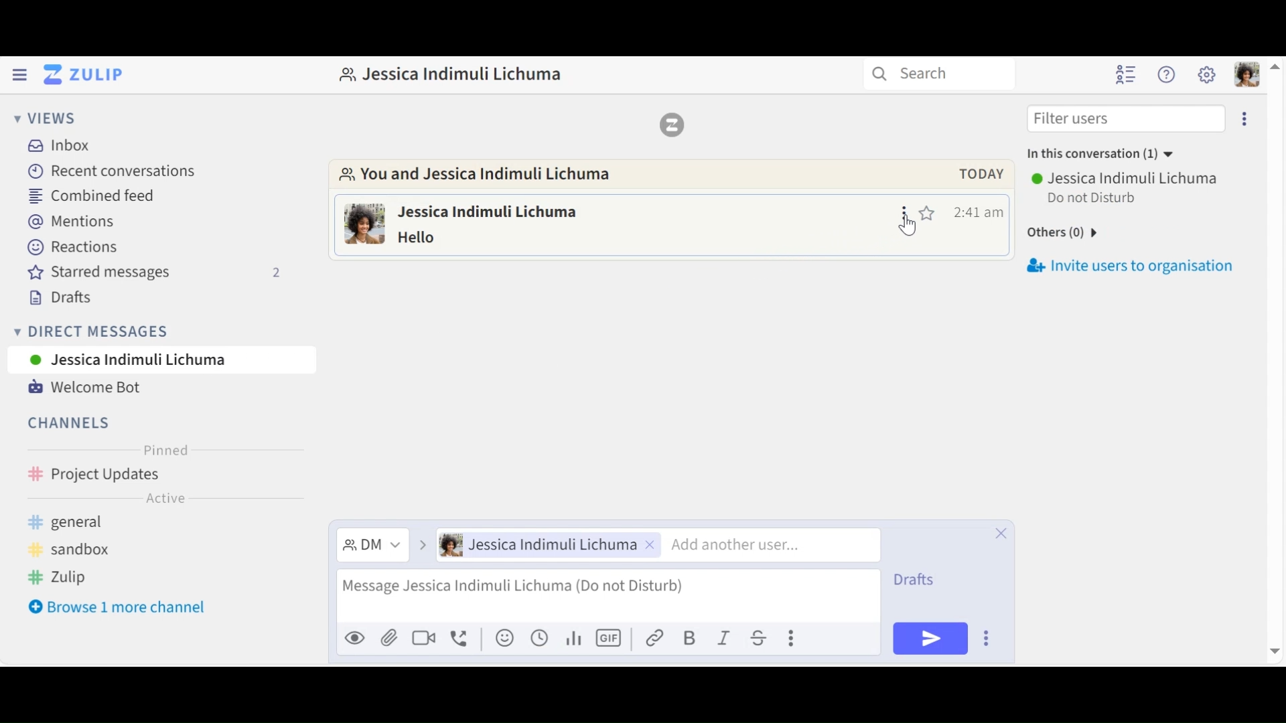  Describe the element at coordinates (549, 545) in the screenshot. I see `User` at that location.